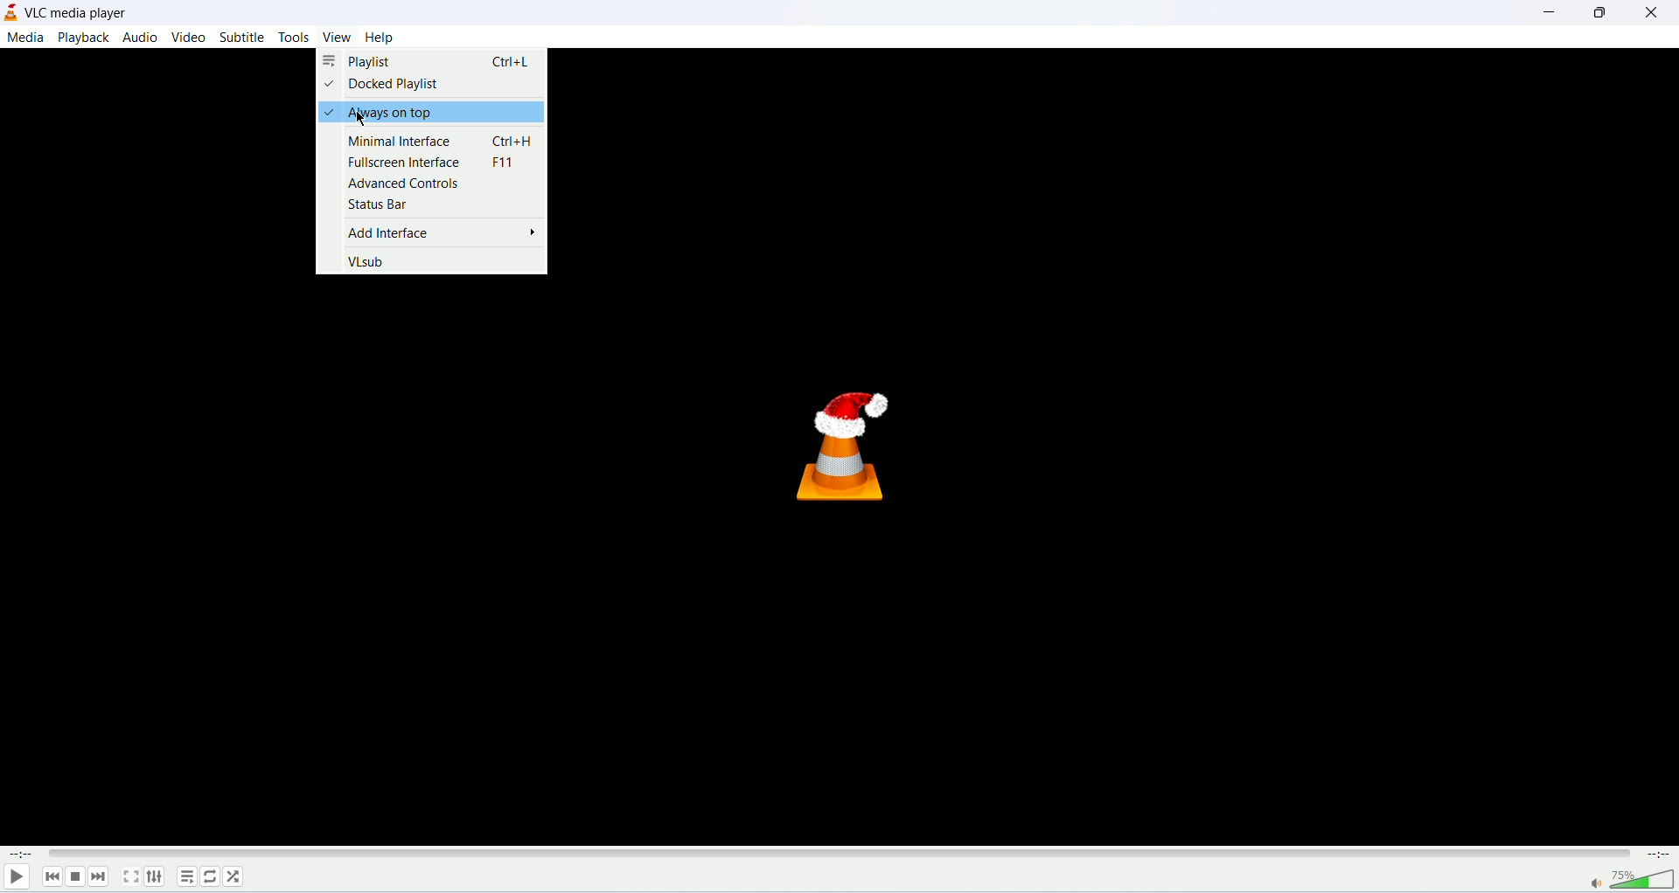  Describe the element at coordinates (131, 876) in the screenshot. I see `fullscreen` at that location.